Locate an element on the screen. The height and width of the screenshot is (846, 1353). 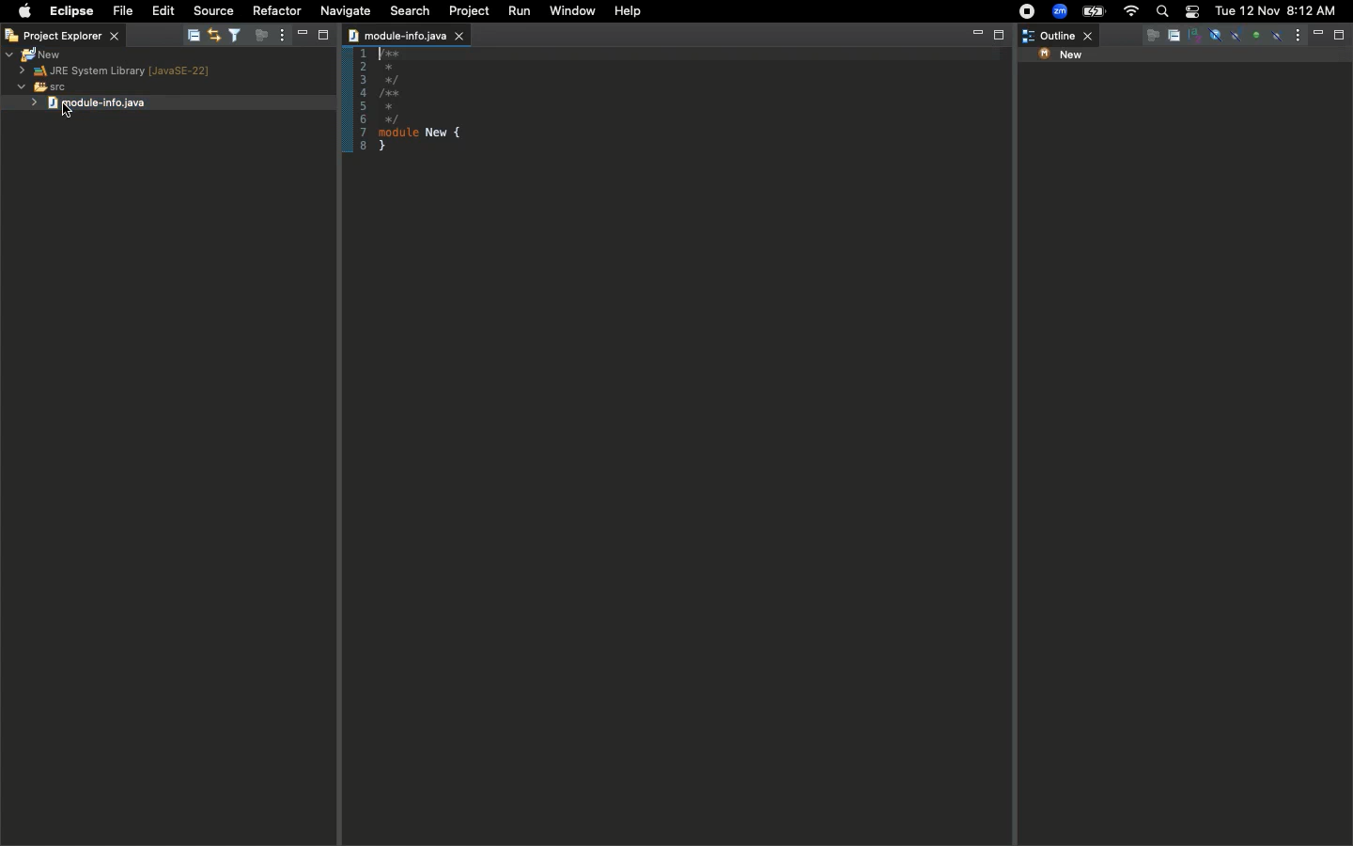
Project is located at coordinates (471, 11).